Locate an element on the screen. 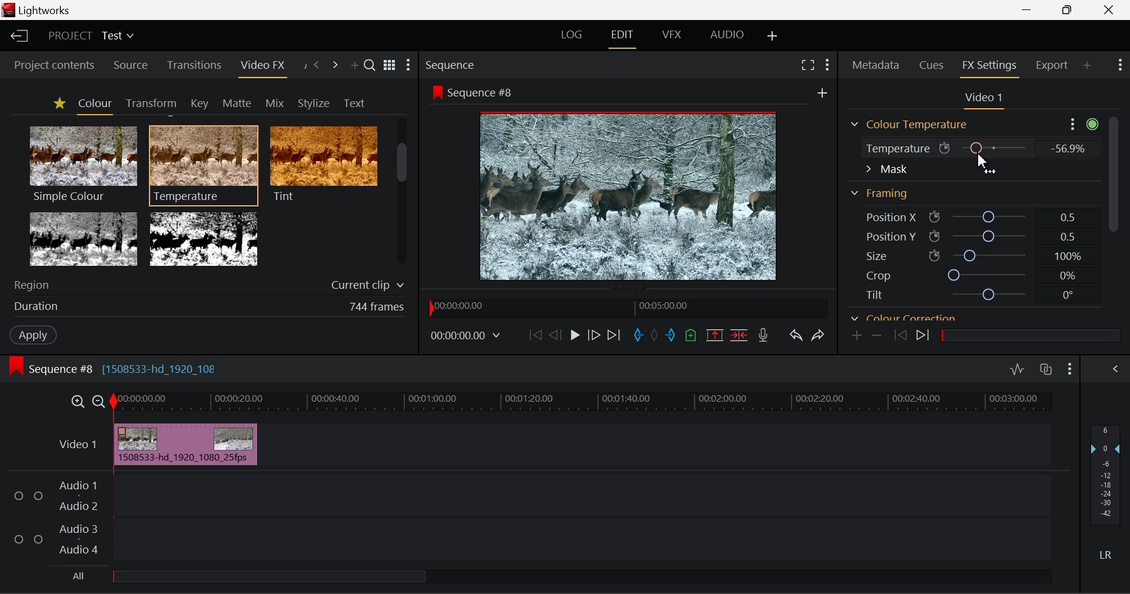 This screenshot has height=594, width=1130. Video Settings is located at coordinates (988, 100).